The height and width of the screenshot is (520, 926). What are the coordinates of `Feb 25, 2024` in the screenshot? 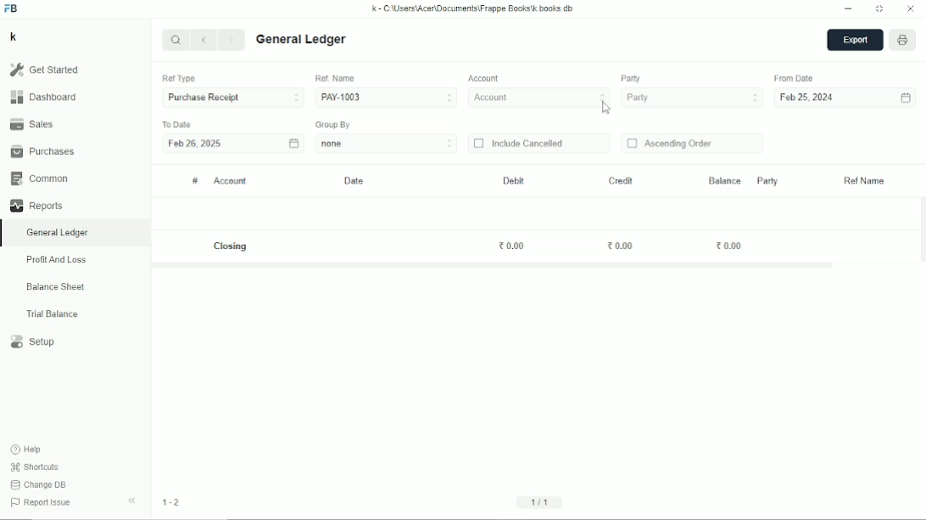 It's located at (808, 98).